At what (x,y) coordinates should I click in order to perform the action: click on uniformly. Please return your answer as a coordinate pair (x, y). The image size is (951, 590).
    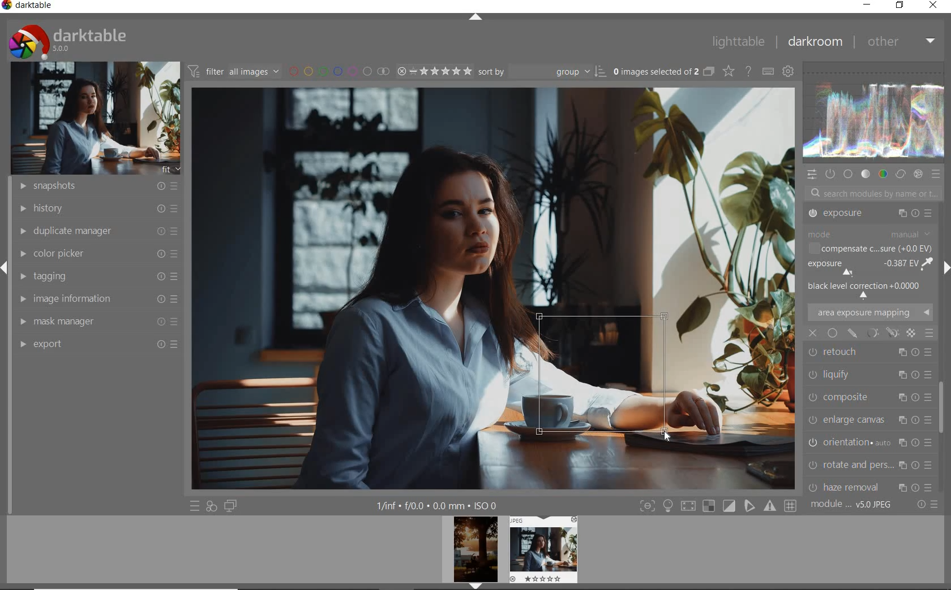
    Looking at the image, I should click on (832, 333).